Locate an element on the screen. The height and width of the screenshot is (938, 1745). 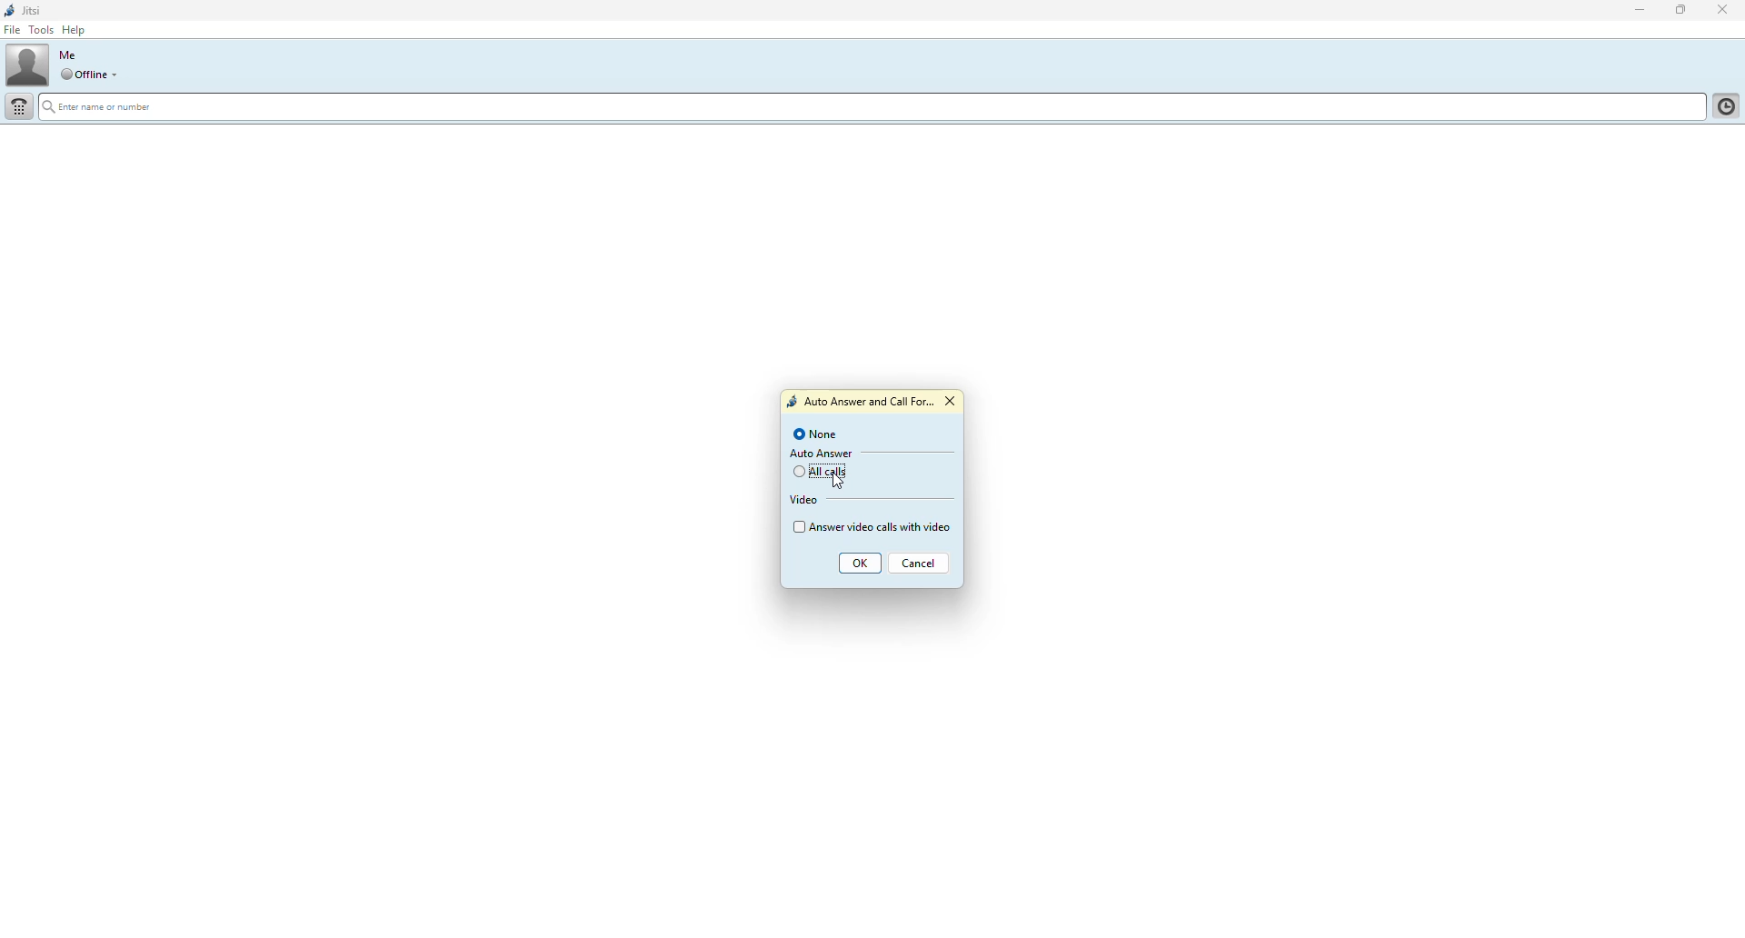
close is located at coordinates (1725, 9).